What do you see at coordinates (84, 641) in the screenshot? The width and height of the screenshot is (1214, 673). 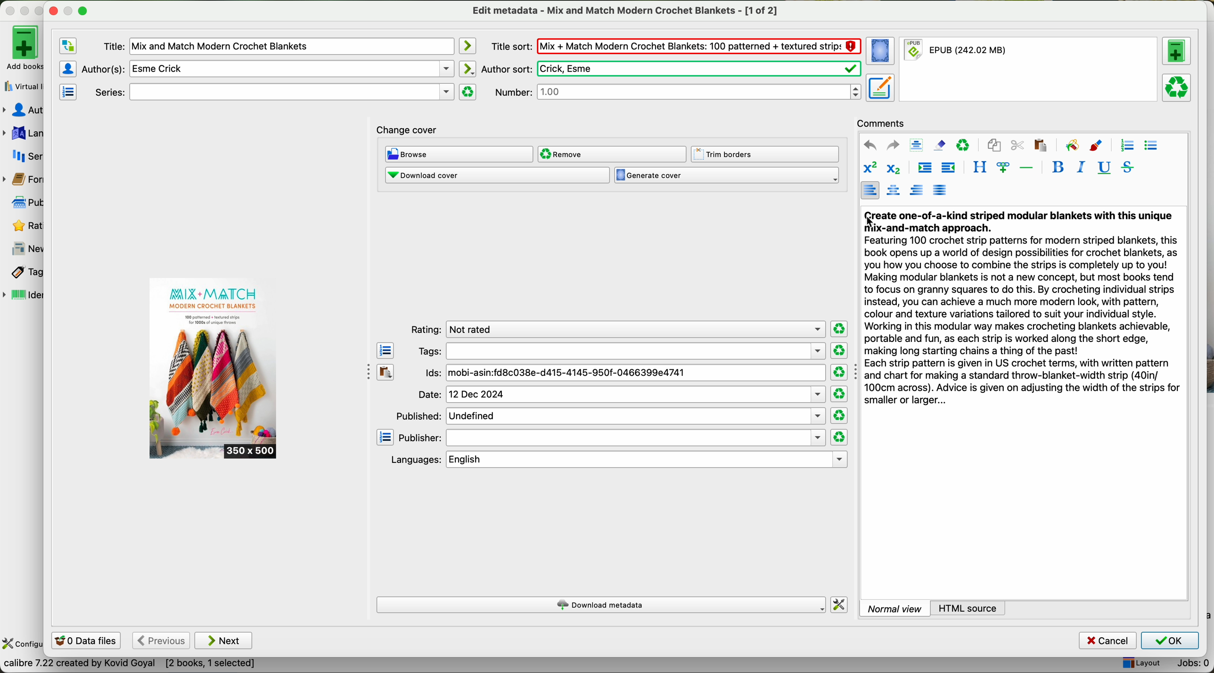 I see `data files` at bounding box center [84, 641].